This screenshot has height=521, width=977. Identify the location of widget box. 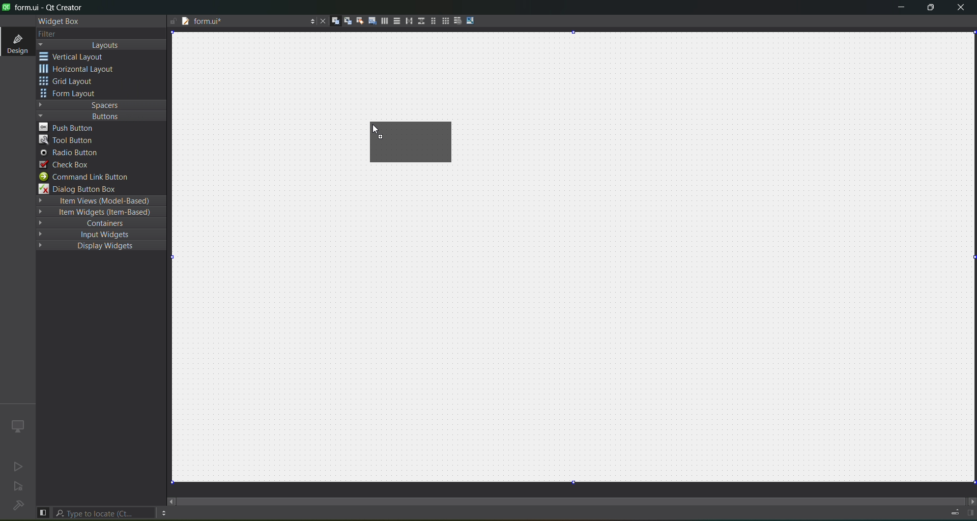
(57, 21).